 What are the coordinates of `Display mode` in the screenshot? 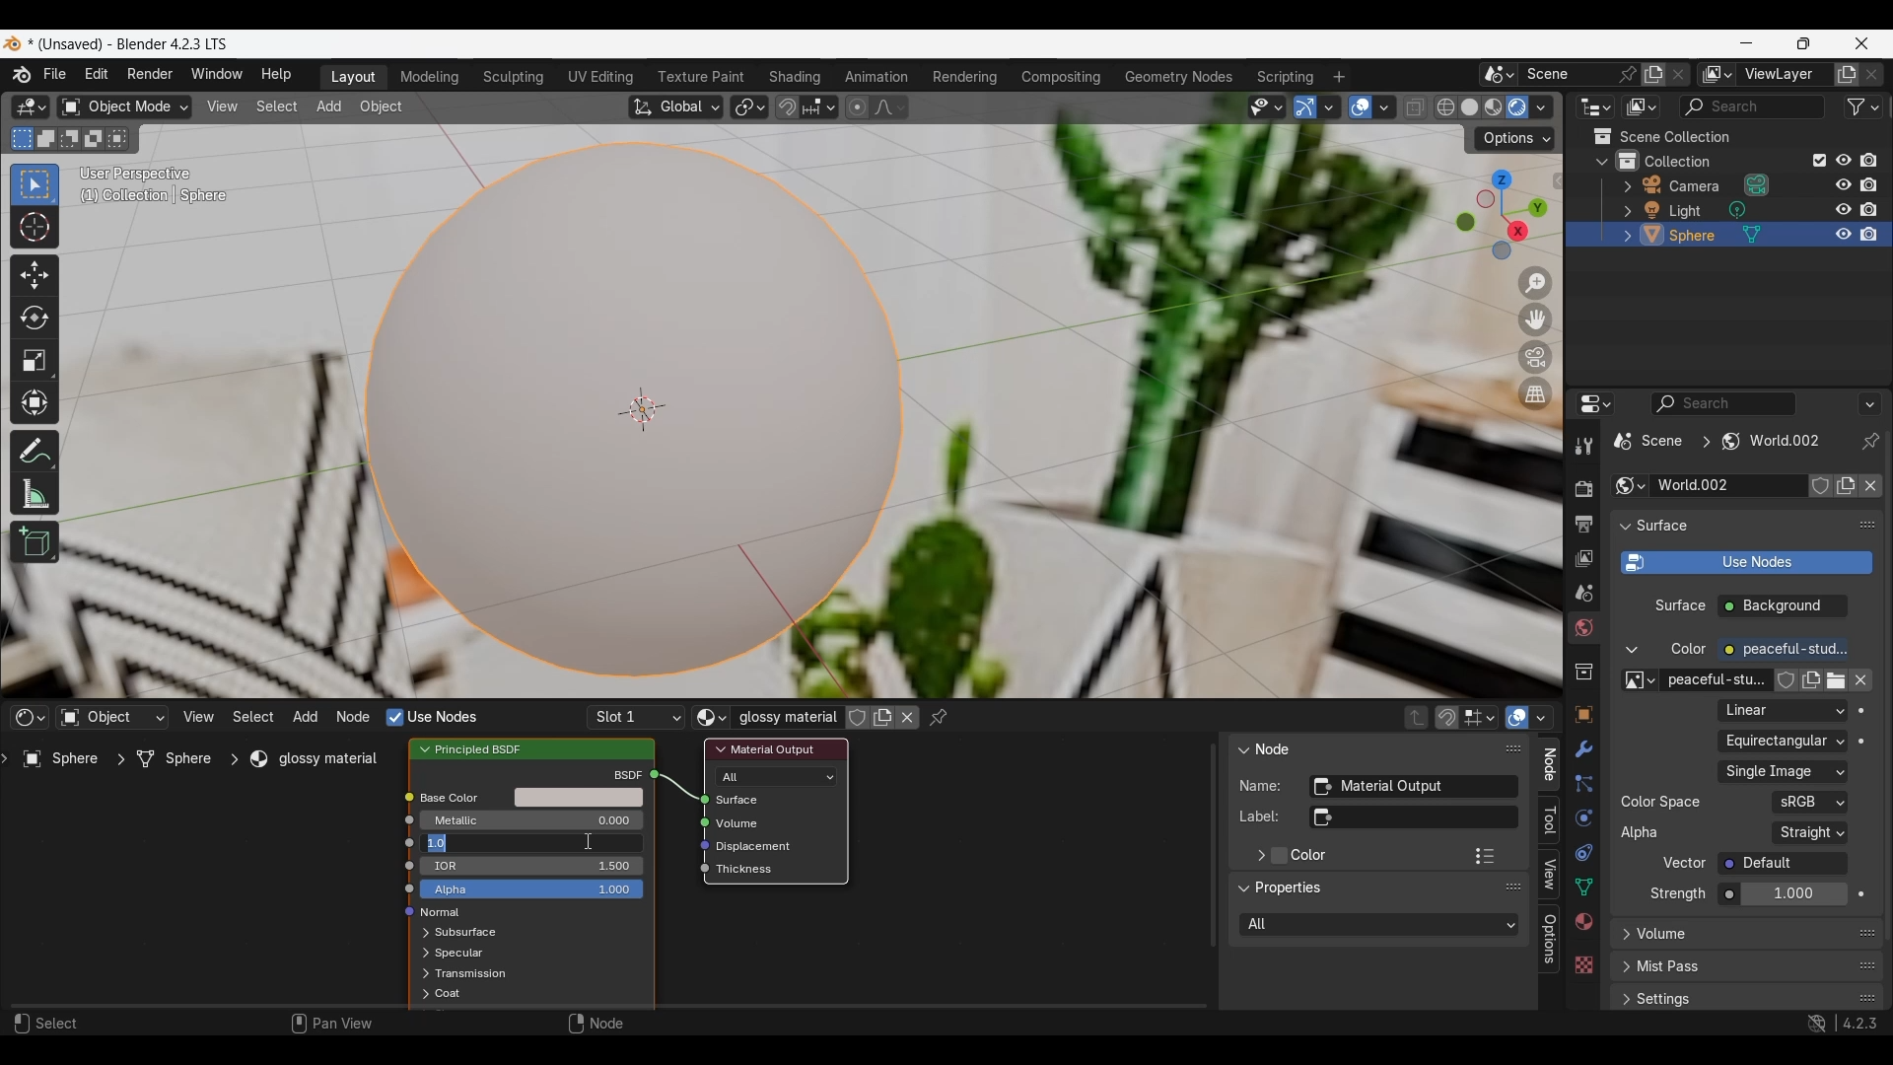 It's located at (1642, 106).